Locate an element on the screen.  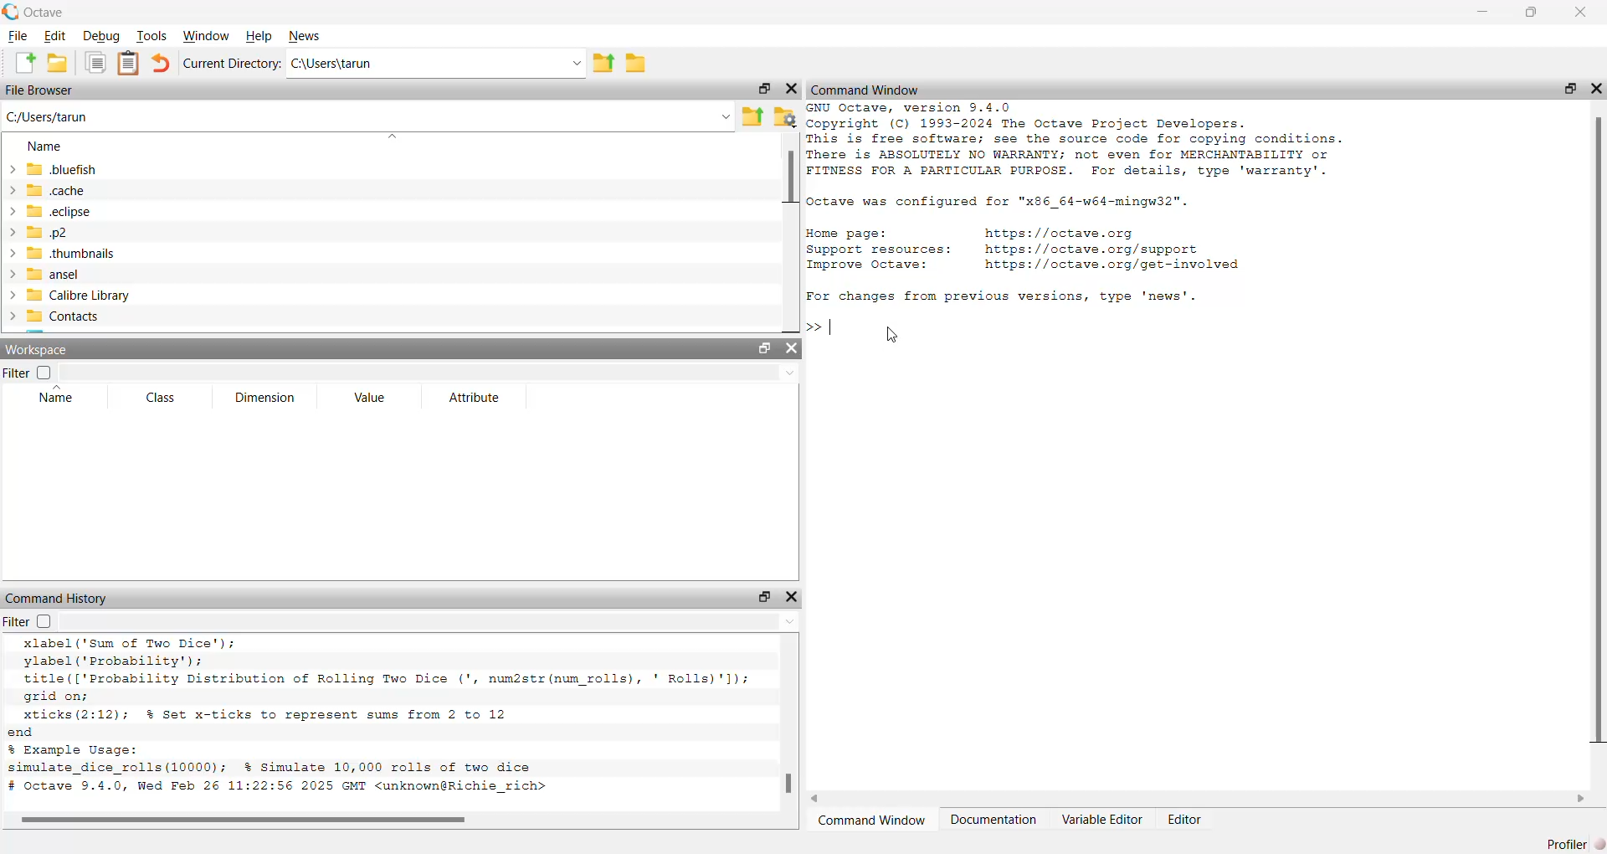
C:/users/tarun is located at coordinates (367, 121).